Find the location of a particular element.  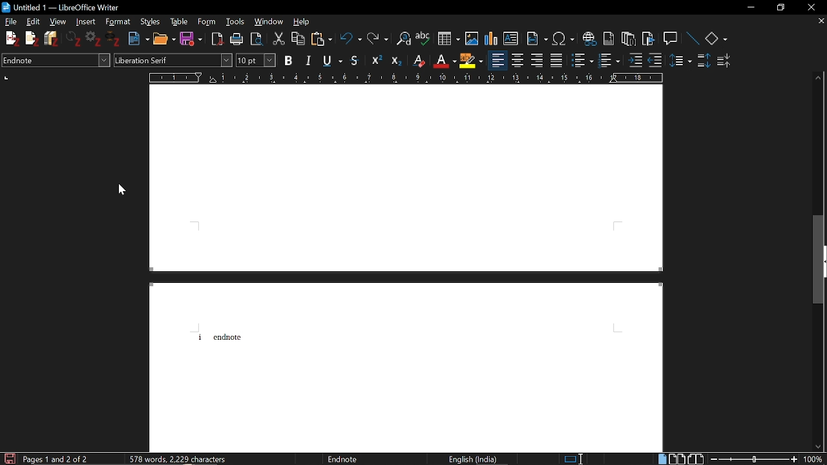

Unlink document is located at coordinates (112, 39).